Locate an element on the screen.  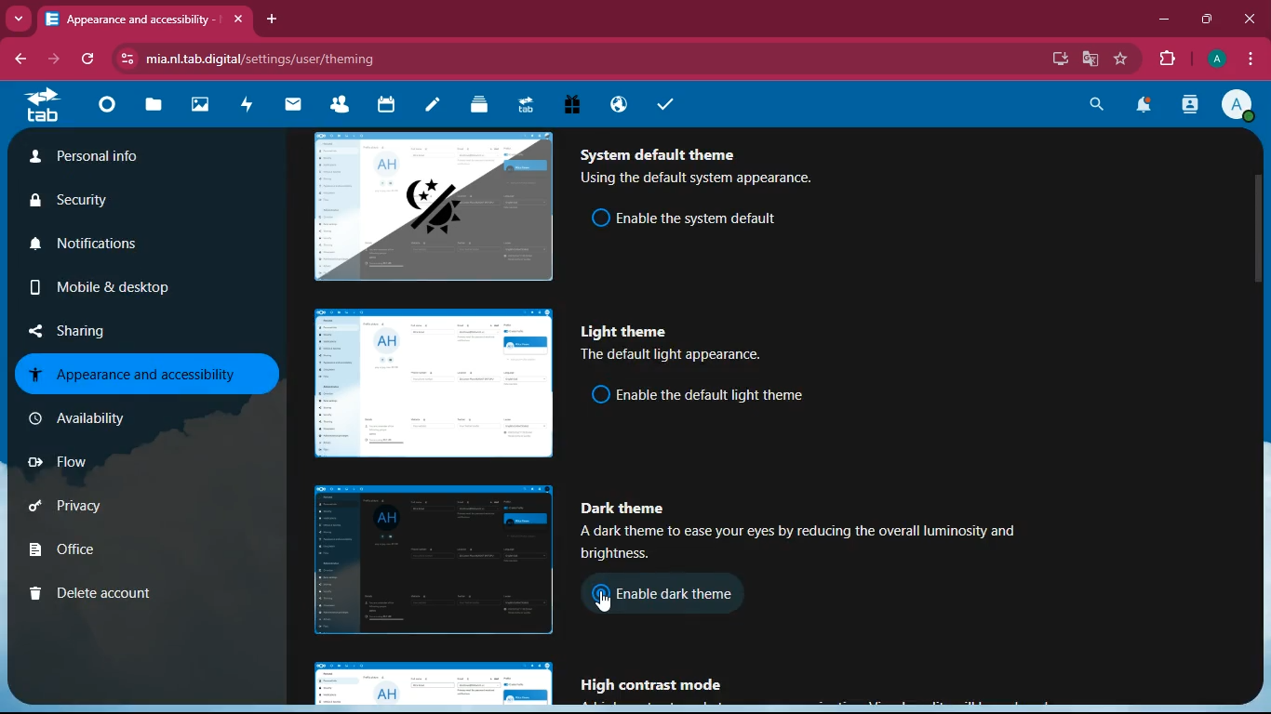
profile is located at coordinates (1242, 107).